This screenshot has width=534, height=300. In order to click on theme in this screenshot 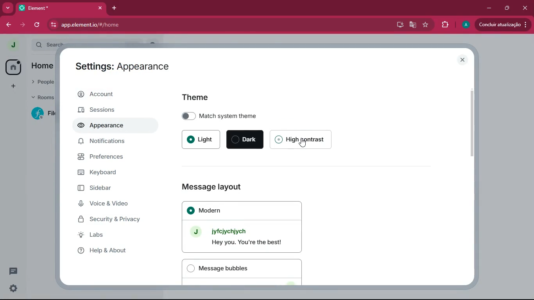, I will do `click(198, 96)`.